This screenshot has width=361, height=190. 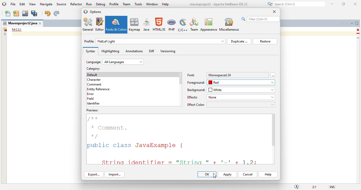 I want to click on error, so click(x=90, y=94).